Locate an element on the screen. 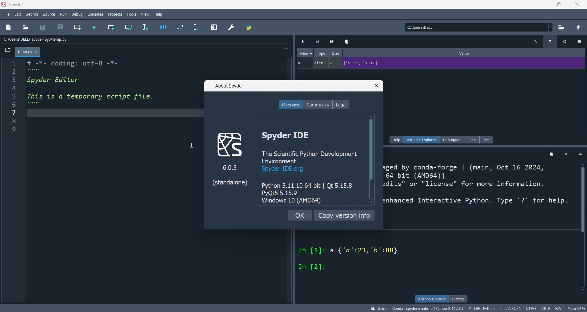 The height and width of the screenshot is (312, 587). close is located at coordinates (376, 86).